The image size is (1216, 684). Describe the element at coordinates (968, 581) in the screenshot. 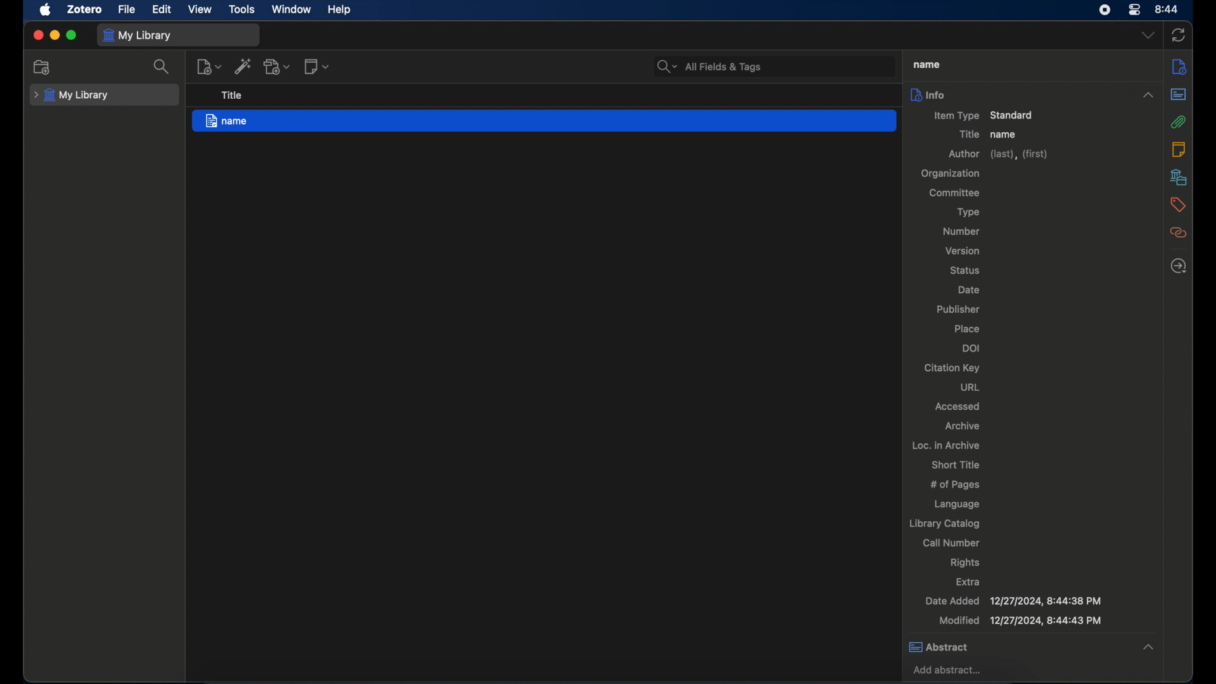

I see `extra` at that location.